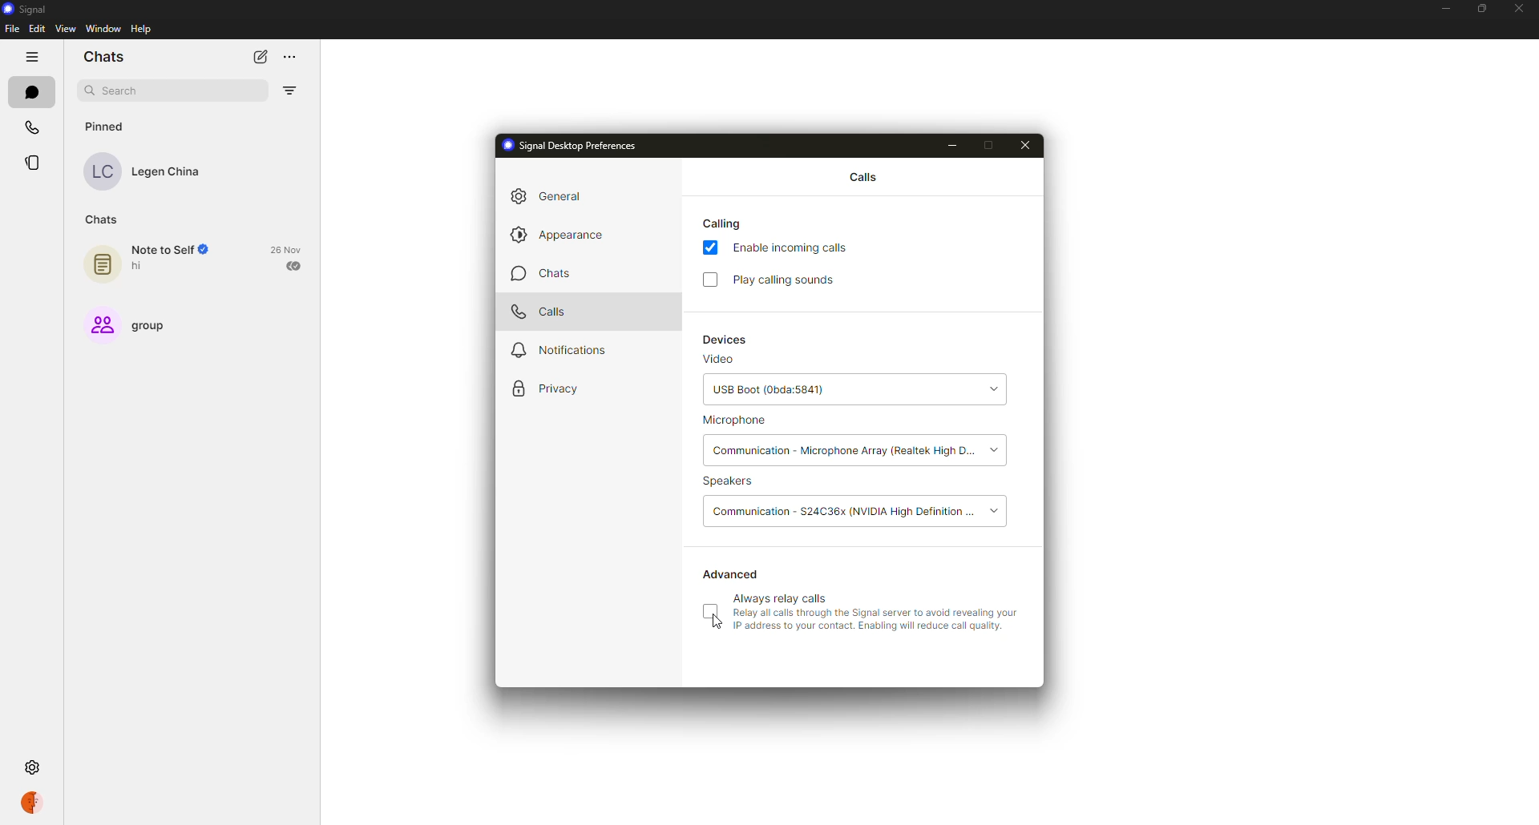 The image size is (1539, 825). What do you see at coordinates (862, 175) in the screenshot?
I see `calls` at bounding box center [862, 175].